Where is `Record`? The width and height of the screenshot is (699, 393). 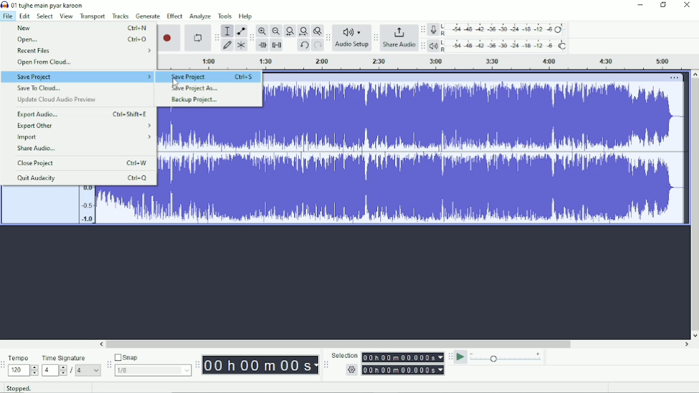
Record is located at coordinates (170, 37).